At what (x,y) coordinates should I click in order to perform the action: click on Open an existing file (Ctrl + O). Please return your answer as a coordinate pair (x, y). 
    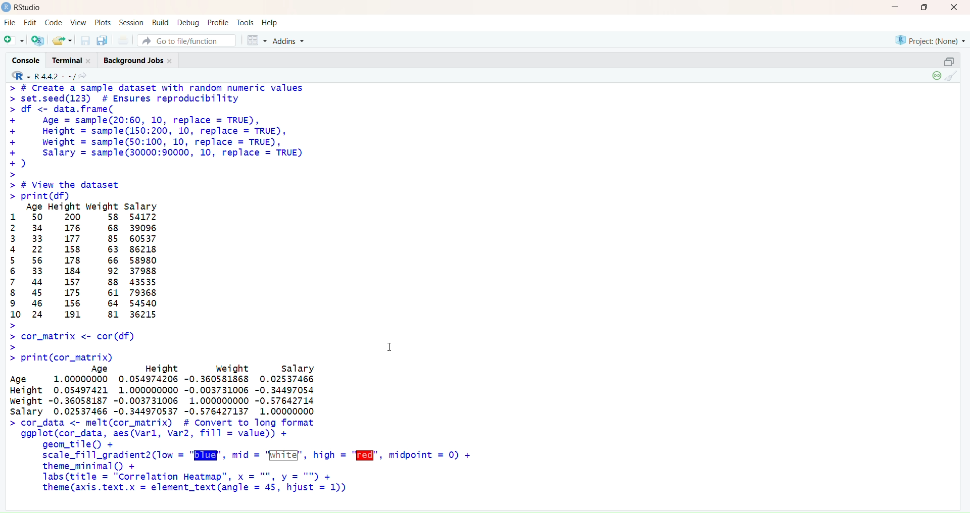
    Looking at the image, I should click on (61, 40).